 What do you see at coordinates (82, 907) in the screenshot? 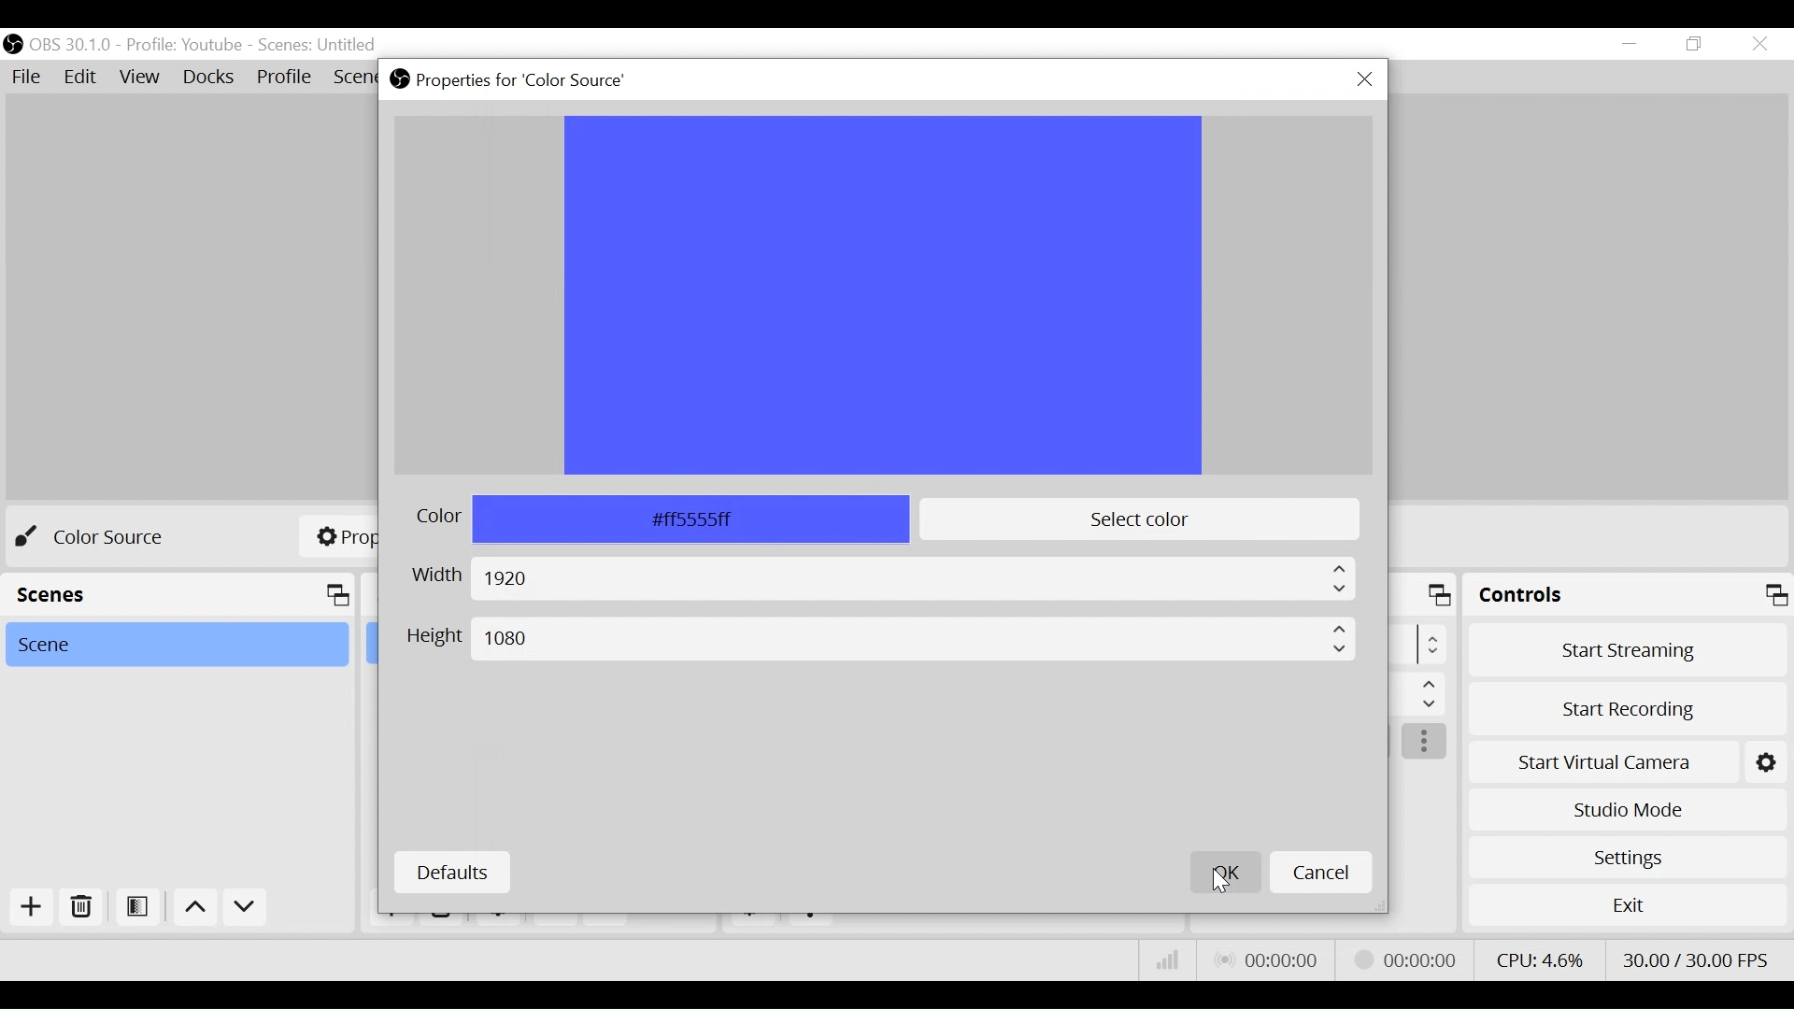
I see `Delete` at bounding box center [82, 907].